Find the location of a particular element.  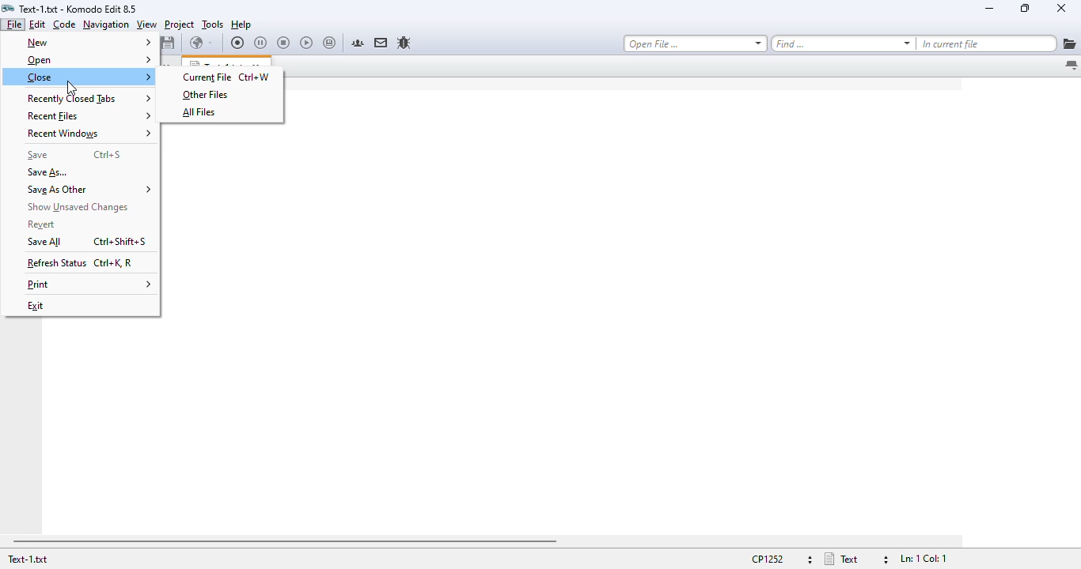

refresh status is located at coordinates (57, 263).